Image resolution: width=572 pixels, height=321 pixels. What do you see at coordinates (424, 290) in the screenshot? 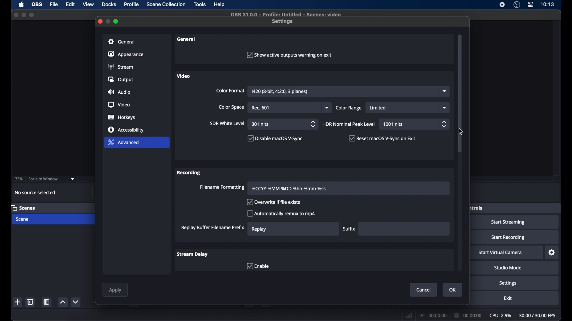
I see `cancel` at bounding box center [424, 290].